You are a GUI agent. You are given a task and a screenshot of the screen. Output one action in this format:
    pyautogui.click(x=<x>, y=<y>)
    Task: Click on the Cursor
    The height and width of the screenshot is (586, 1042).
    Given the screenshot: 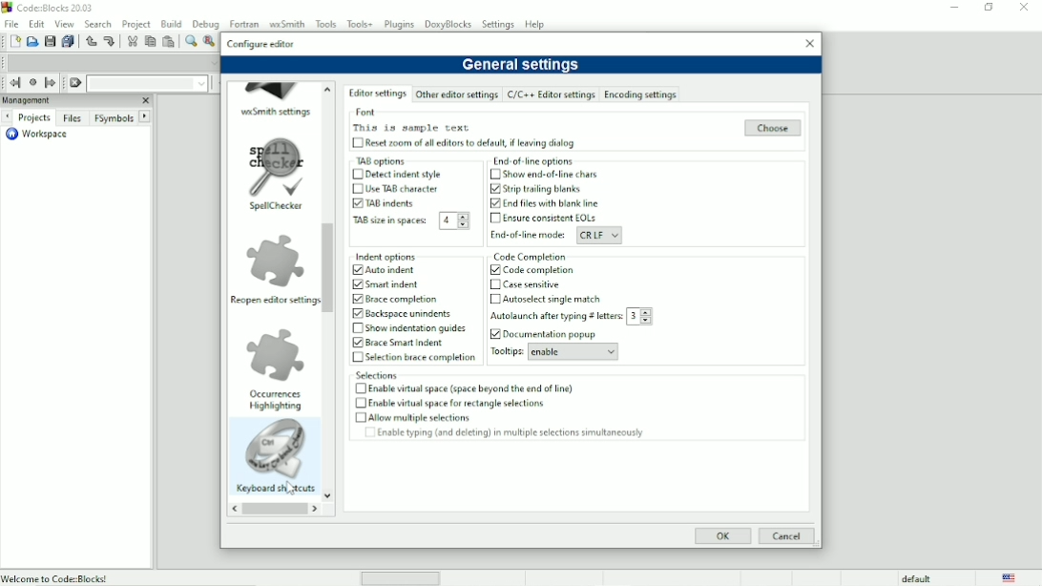 What is the action you would take?
    pyautogui.click(x=289, y=488)
    